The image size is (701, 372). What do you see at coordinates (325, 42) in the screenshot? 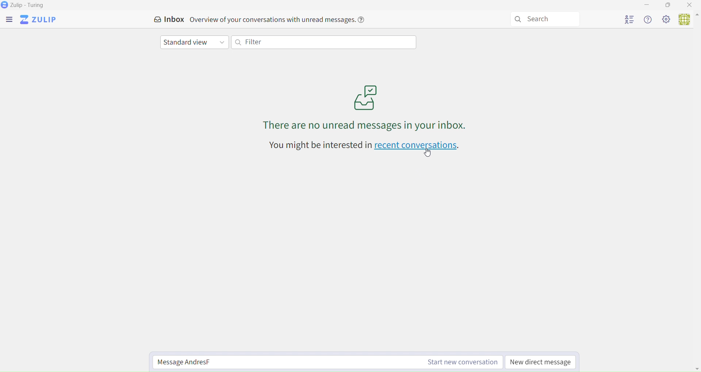
I see `Filter` at bounding box center [325, 42].